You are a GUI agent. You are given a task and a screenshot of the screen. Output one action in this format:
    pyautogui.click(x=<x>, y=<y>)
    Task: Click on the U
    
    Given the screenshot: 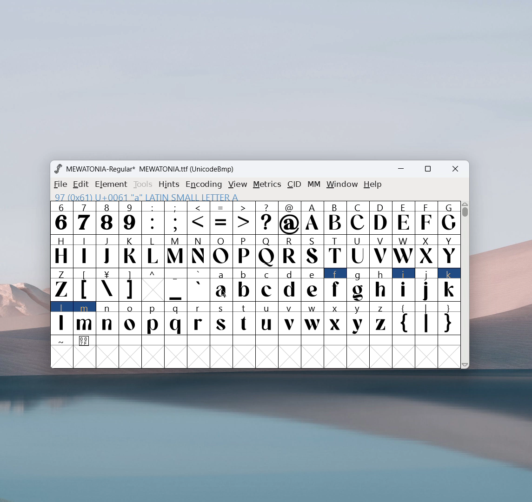 What is the action you would take?
    pyautogui.click(x=358, y=251)
    